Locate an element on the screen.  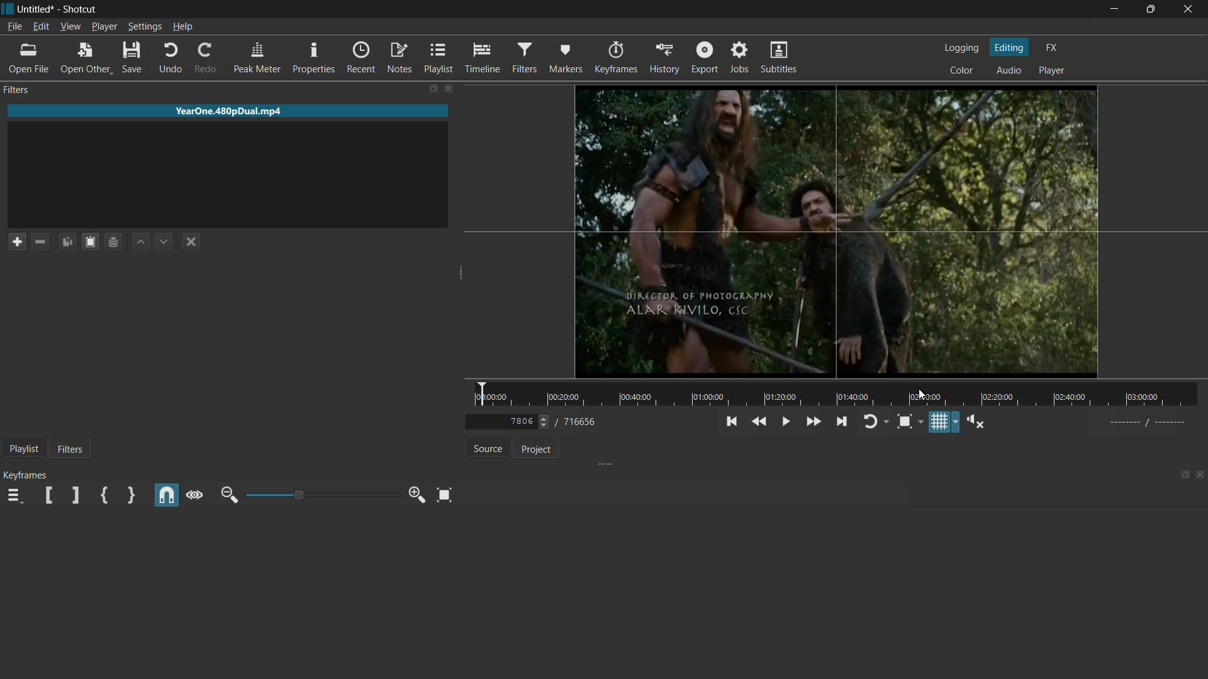
jobs is located at coordinates (738, 58).